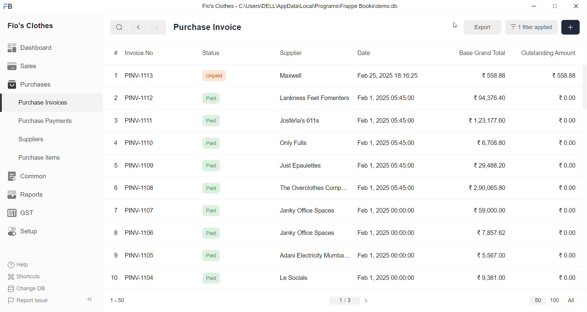 The image size is (587, 312). What do you see at coordinates (490, 255) in the screenshot?
I see `₹ 5,567.00` at bounding box center [490, 255].